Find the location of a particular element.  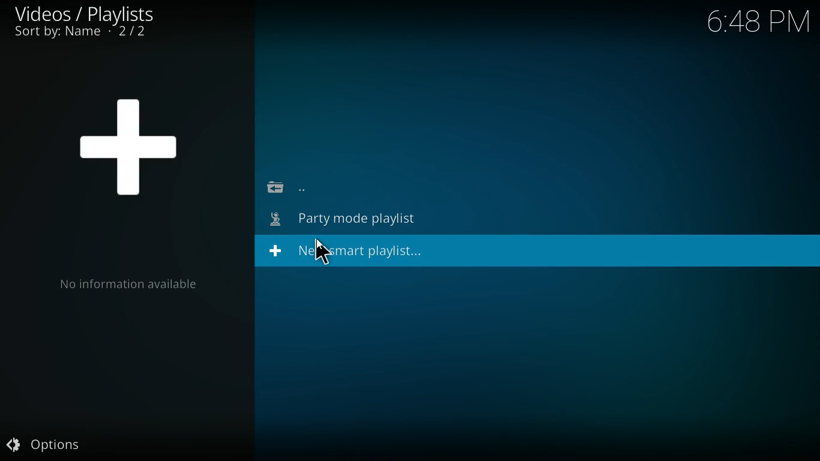

sort by name is located at coordinates (87, 33).